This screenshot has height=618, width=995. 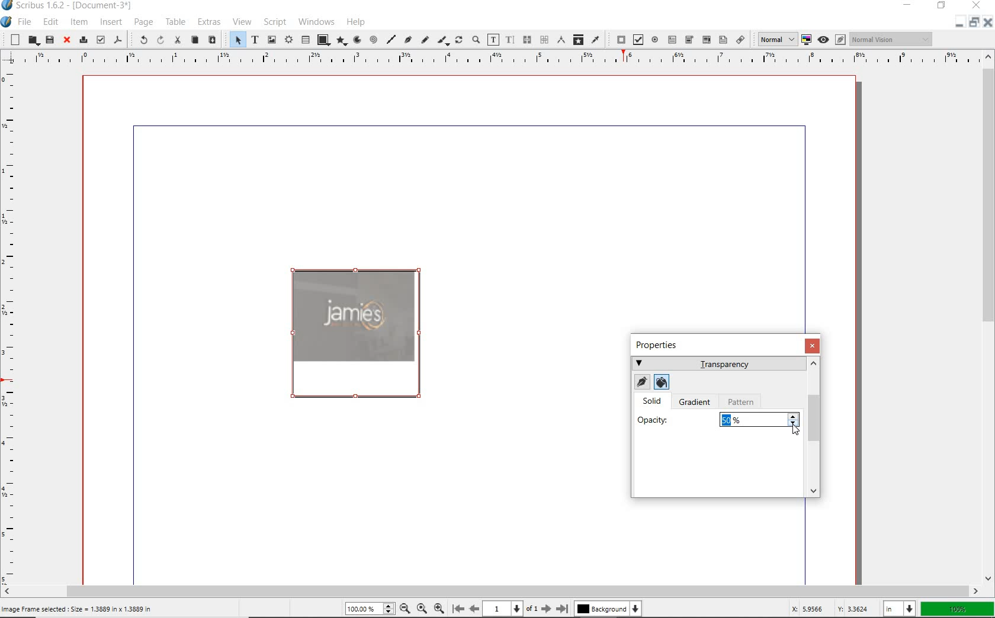 I want to click on RULER, so click(x=487, y=58).